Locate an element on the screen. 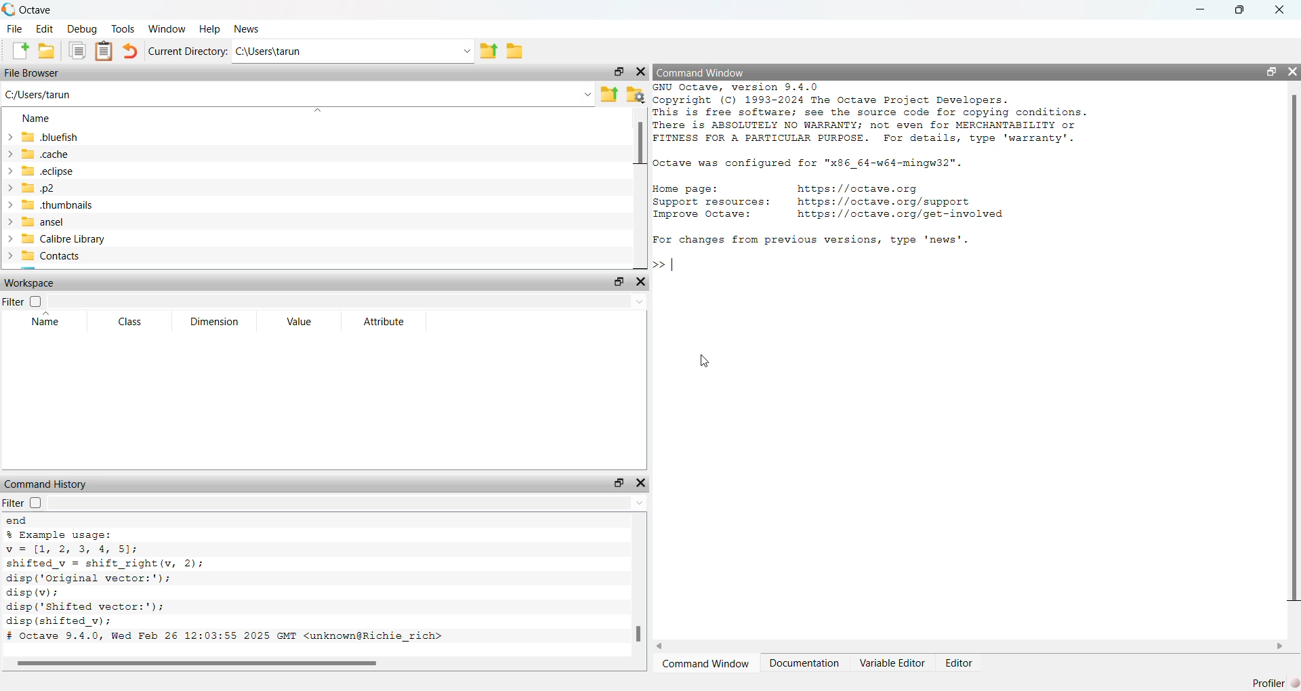  filter input field is located at coordinates (350, 505).